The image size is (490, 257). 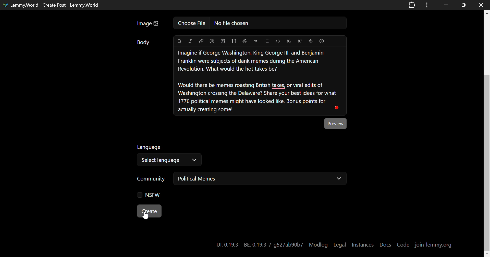 I want to click on Select Post Language, so click(x=171, y=155).